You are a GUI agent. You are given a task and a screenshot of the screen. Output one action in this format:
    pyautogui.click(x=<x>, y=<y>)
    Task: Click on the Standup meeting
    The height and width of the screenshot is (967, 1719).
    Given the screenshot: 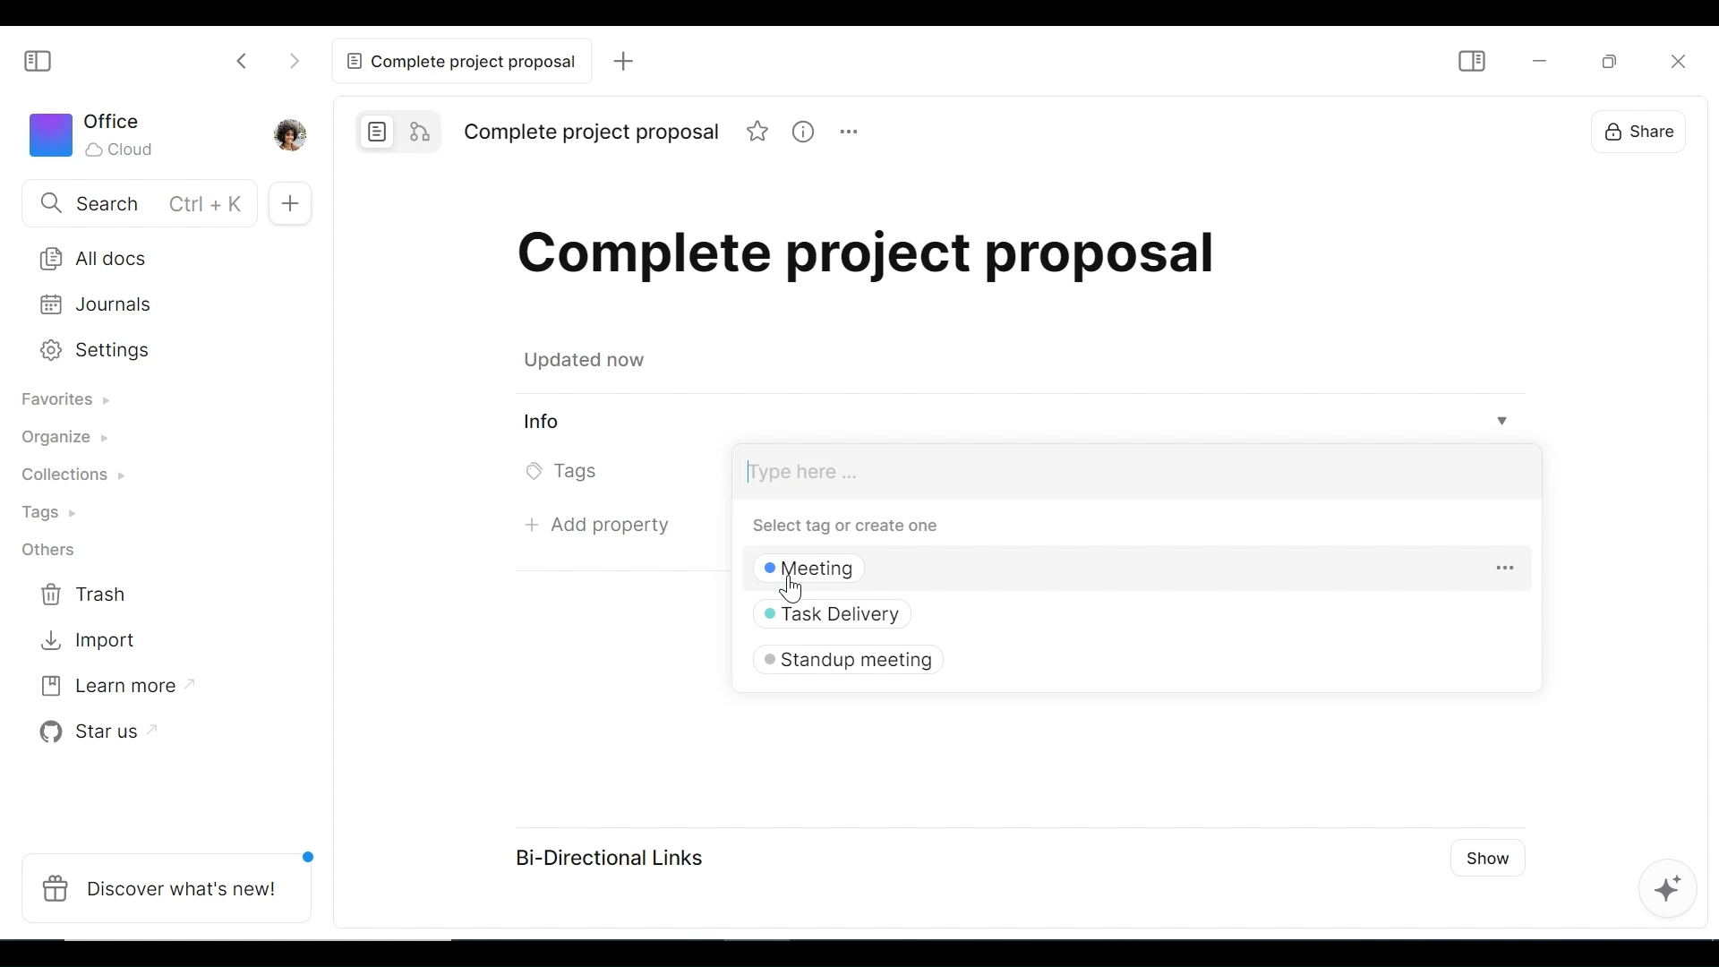 What is the action you would take?
    pyautogui.click(x=844, y=660)
    